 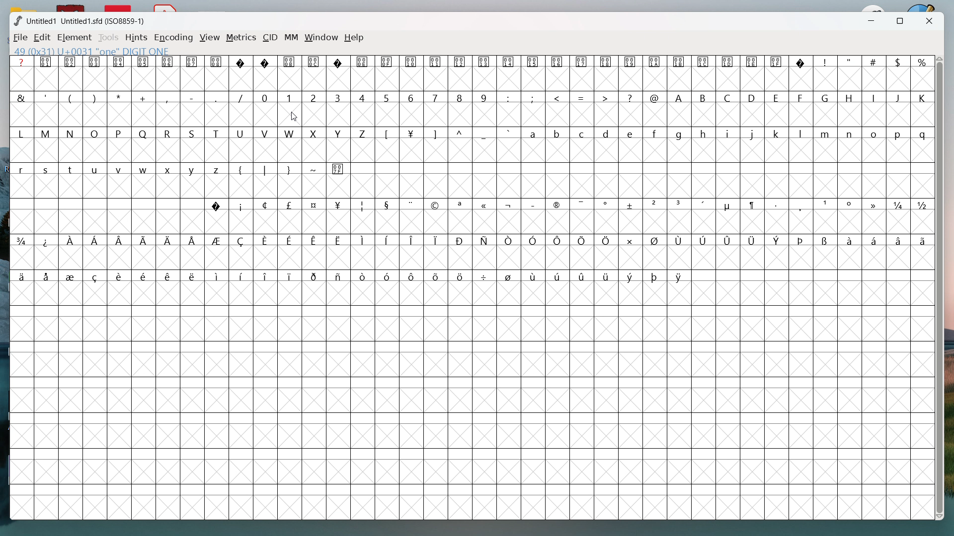 I want to click on symbol, so click(x=511, y=276).